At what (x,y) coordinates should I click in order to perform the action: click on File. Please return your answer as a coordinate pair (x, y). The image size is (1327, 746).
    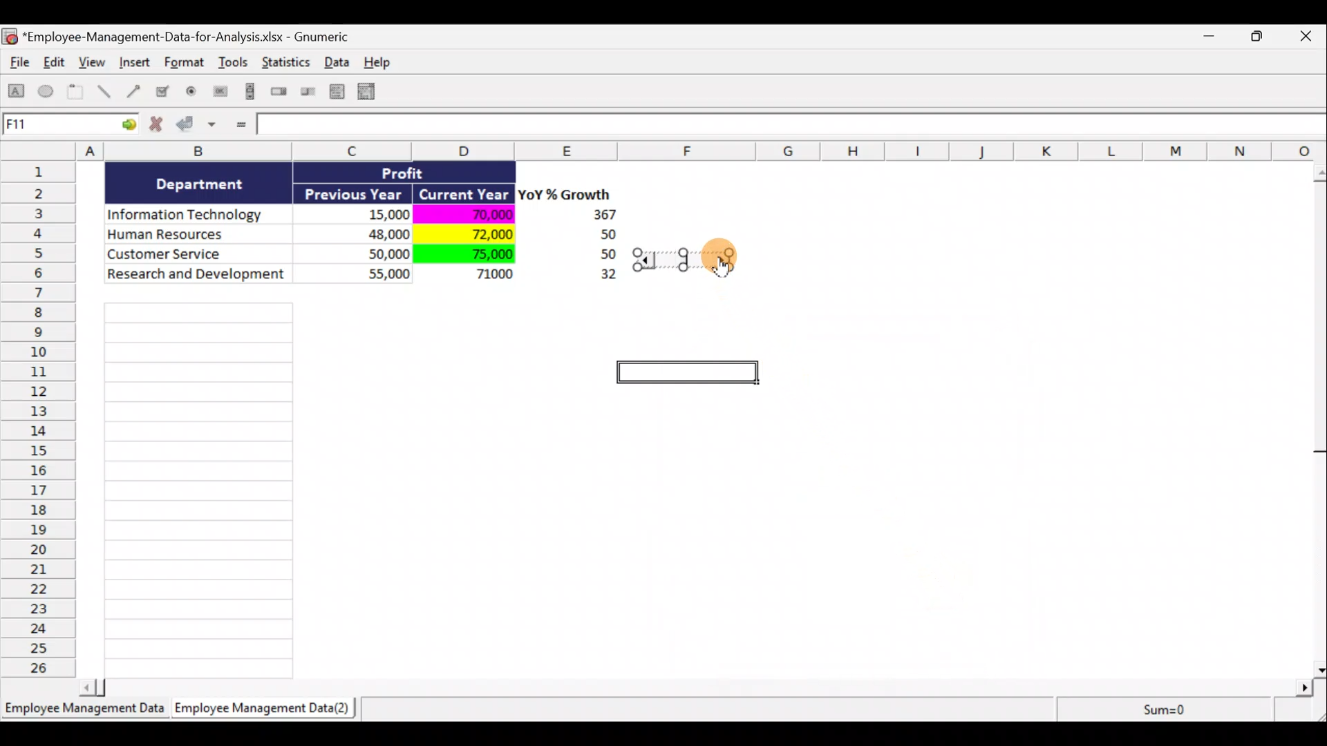
    Looking at the image, I should click on (17, 65).